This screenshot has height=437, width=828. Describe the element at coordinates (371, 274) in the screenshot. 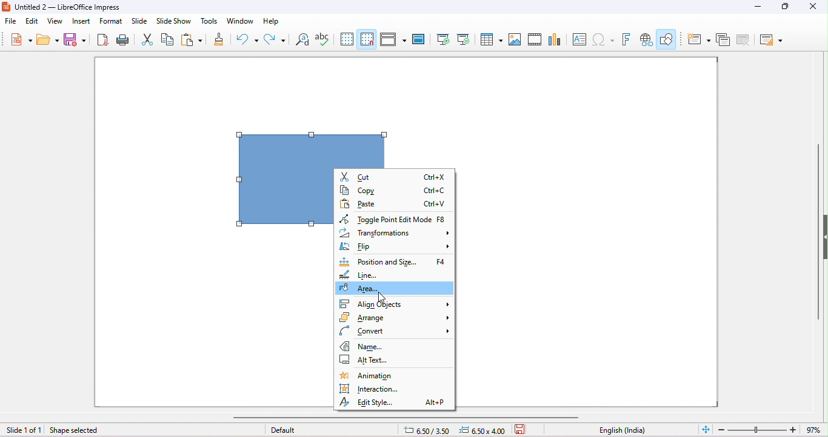

I see `line` at that location.